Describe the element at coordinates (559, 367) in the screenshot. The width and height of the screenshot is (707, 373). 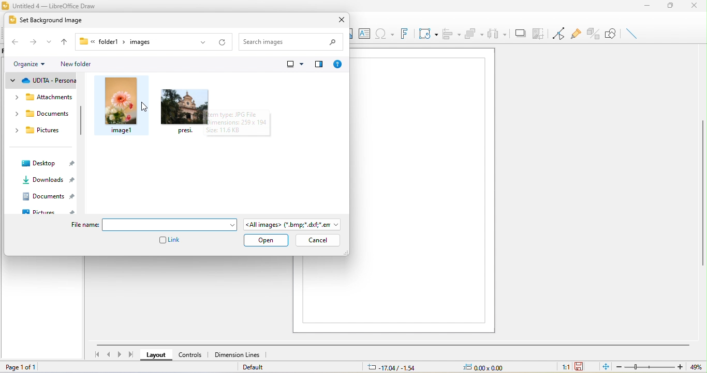
I see `1:1` at that location.